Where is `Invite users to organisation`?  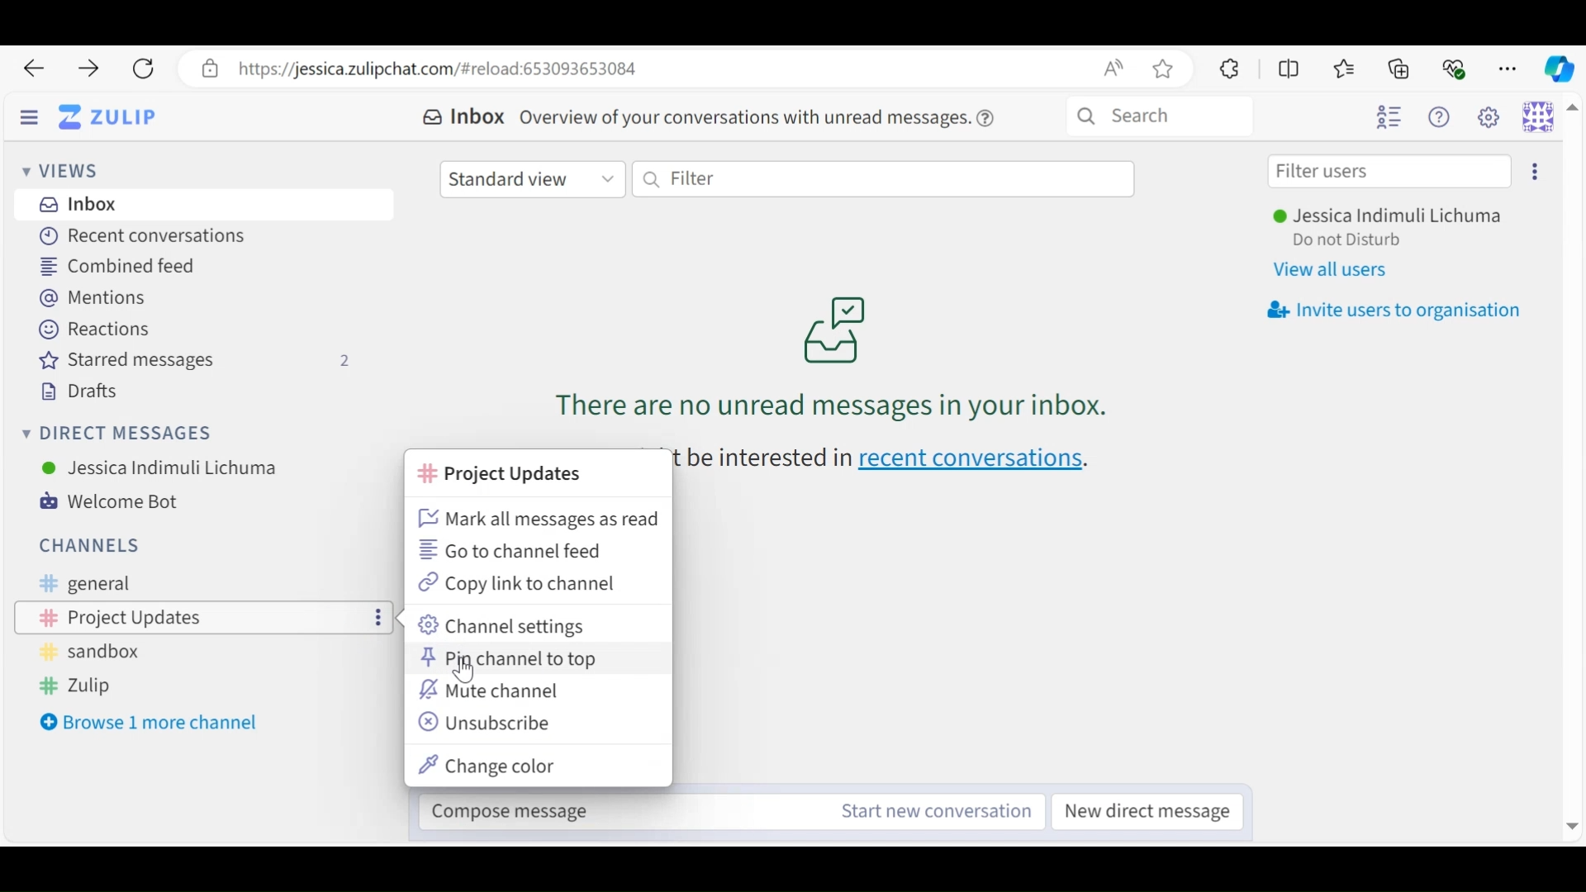
Invite users to organisation is located at coordinates (1534, 172).